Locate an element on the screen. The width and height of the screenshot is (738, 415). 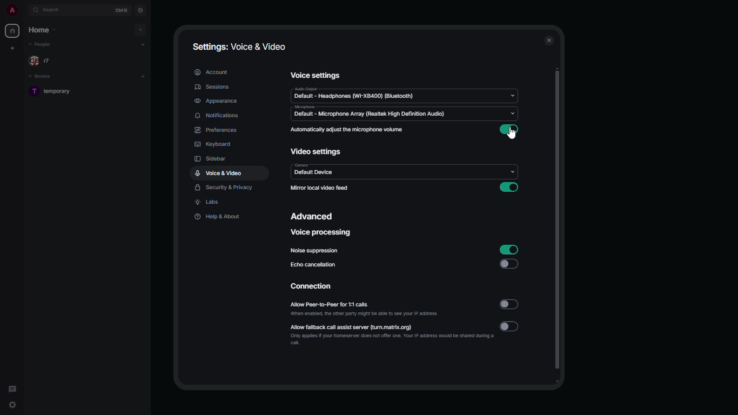
voice settings is located at coordinates (313, 75).